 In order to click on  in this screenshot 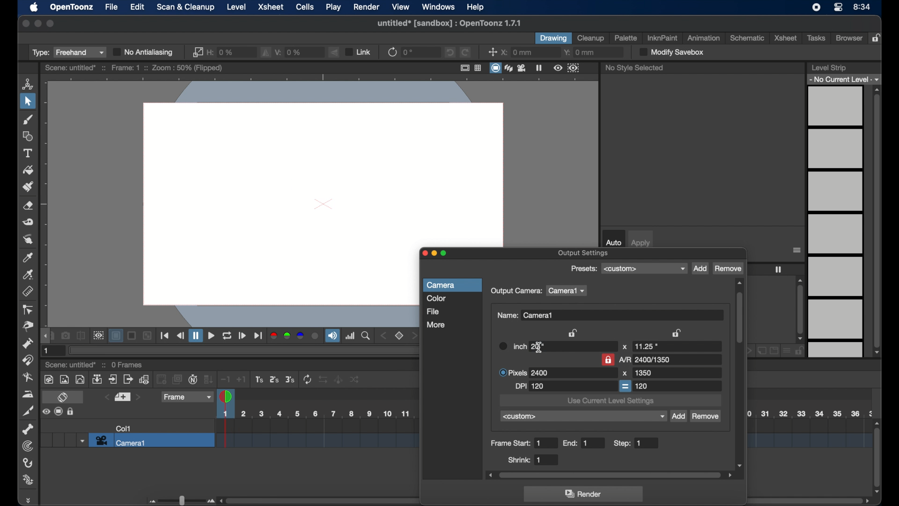, I will do `click(242, 337)`.